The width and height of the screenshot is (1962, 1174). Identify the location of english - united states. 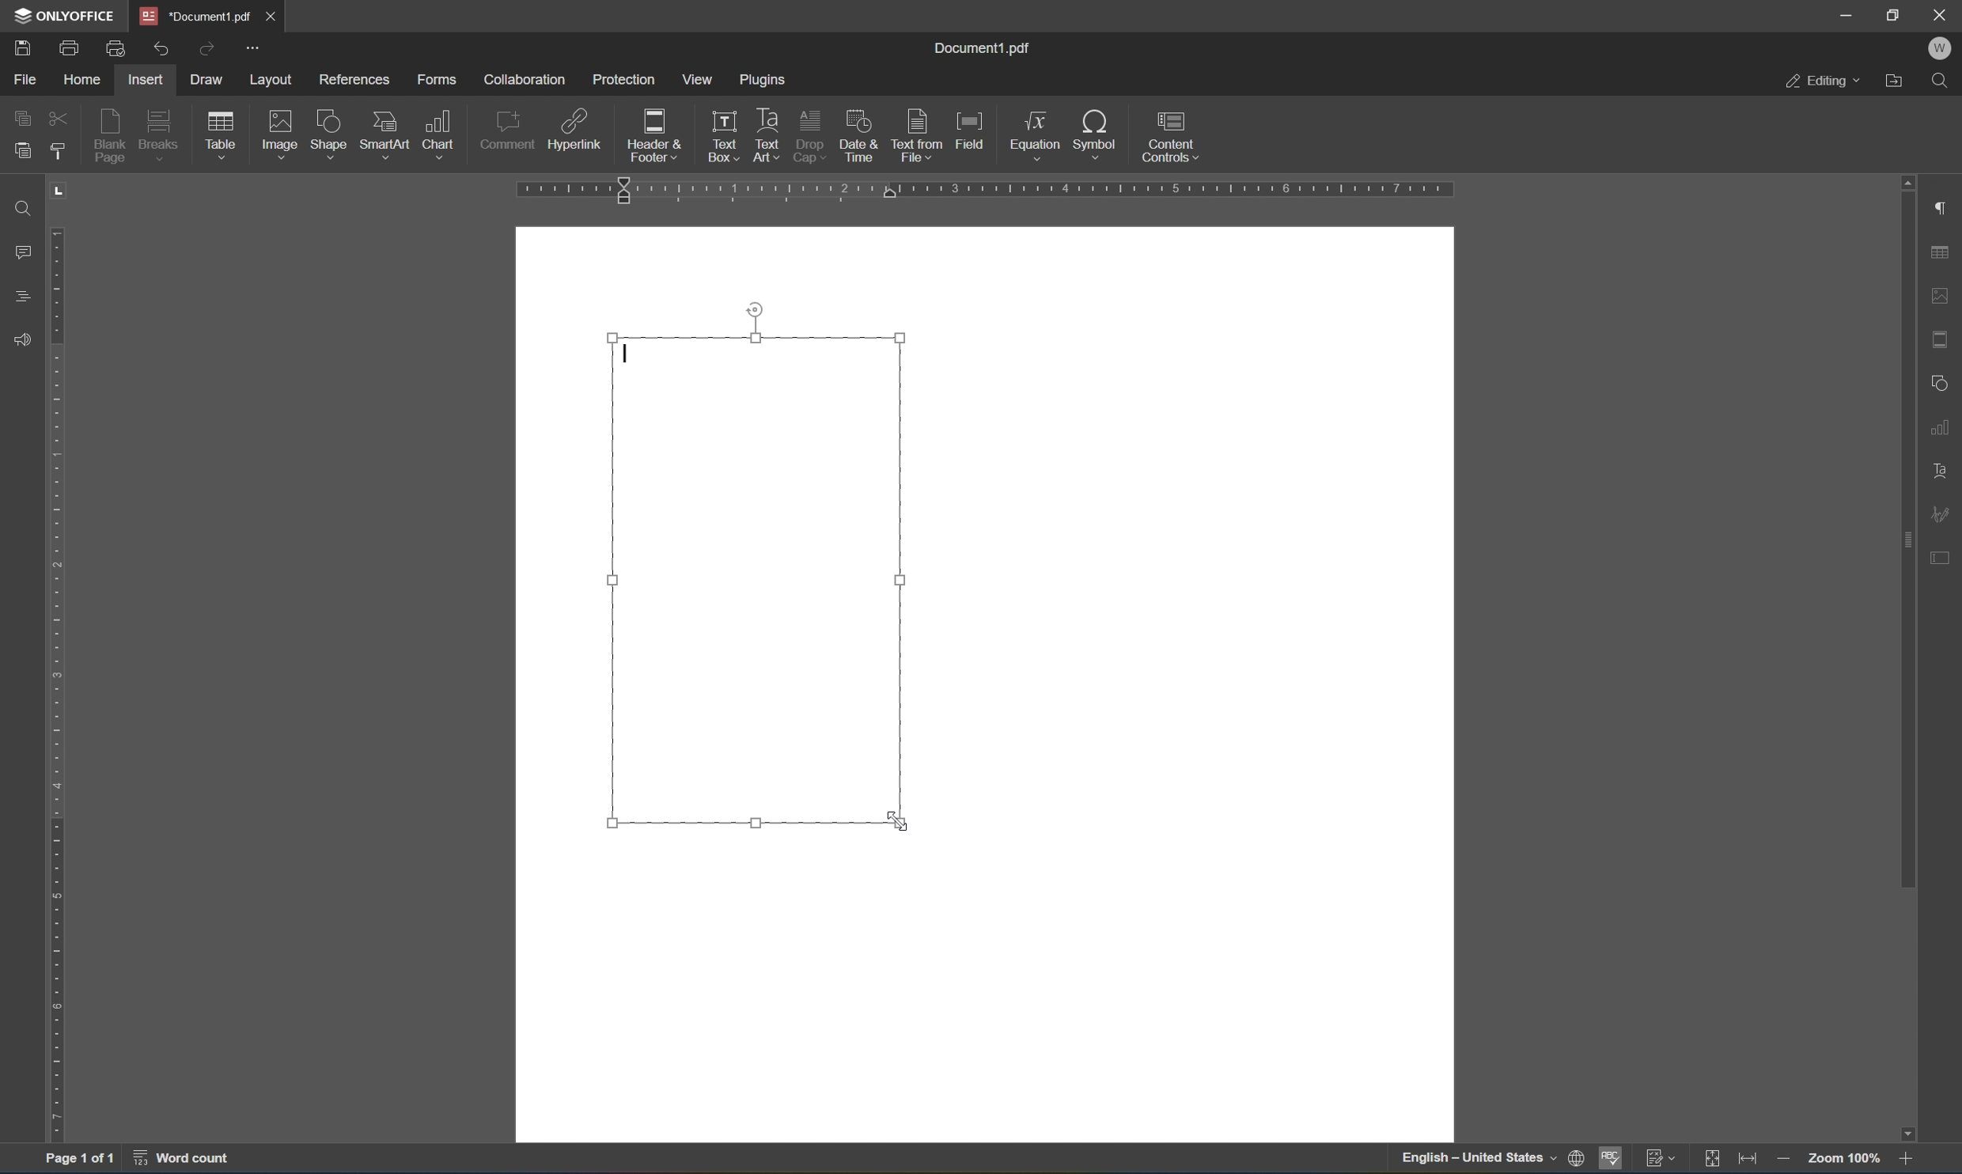
(1475, 1160).